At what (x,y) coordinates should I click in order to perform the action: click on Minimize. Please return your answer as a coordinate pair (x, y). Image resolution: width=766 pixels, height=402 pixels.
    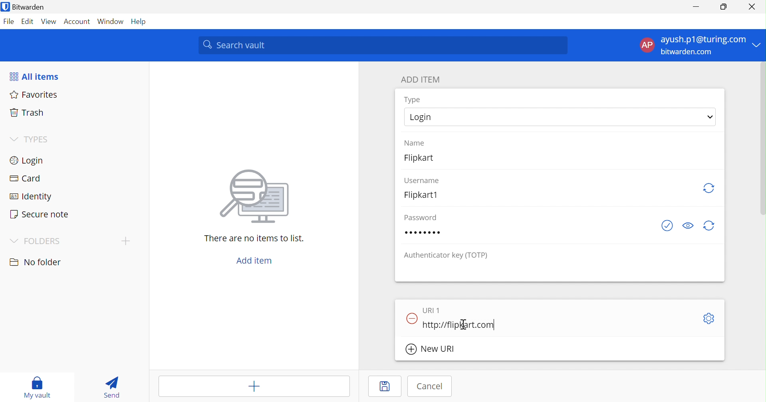
    Looking at the image, I should click on (695, 6).